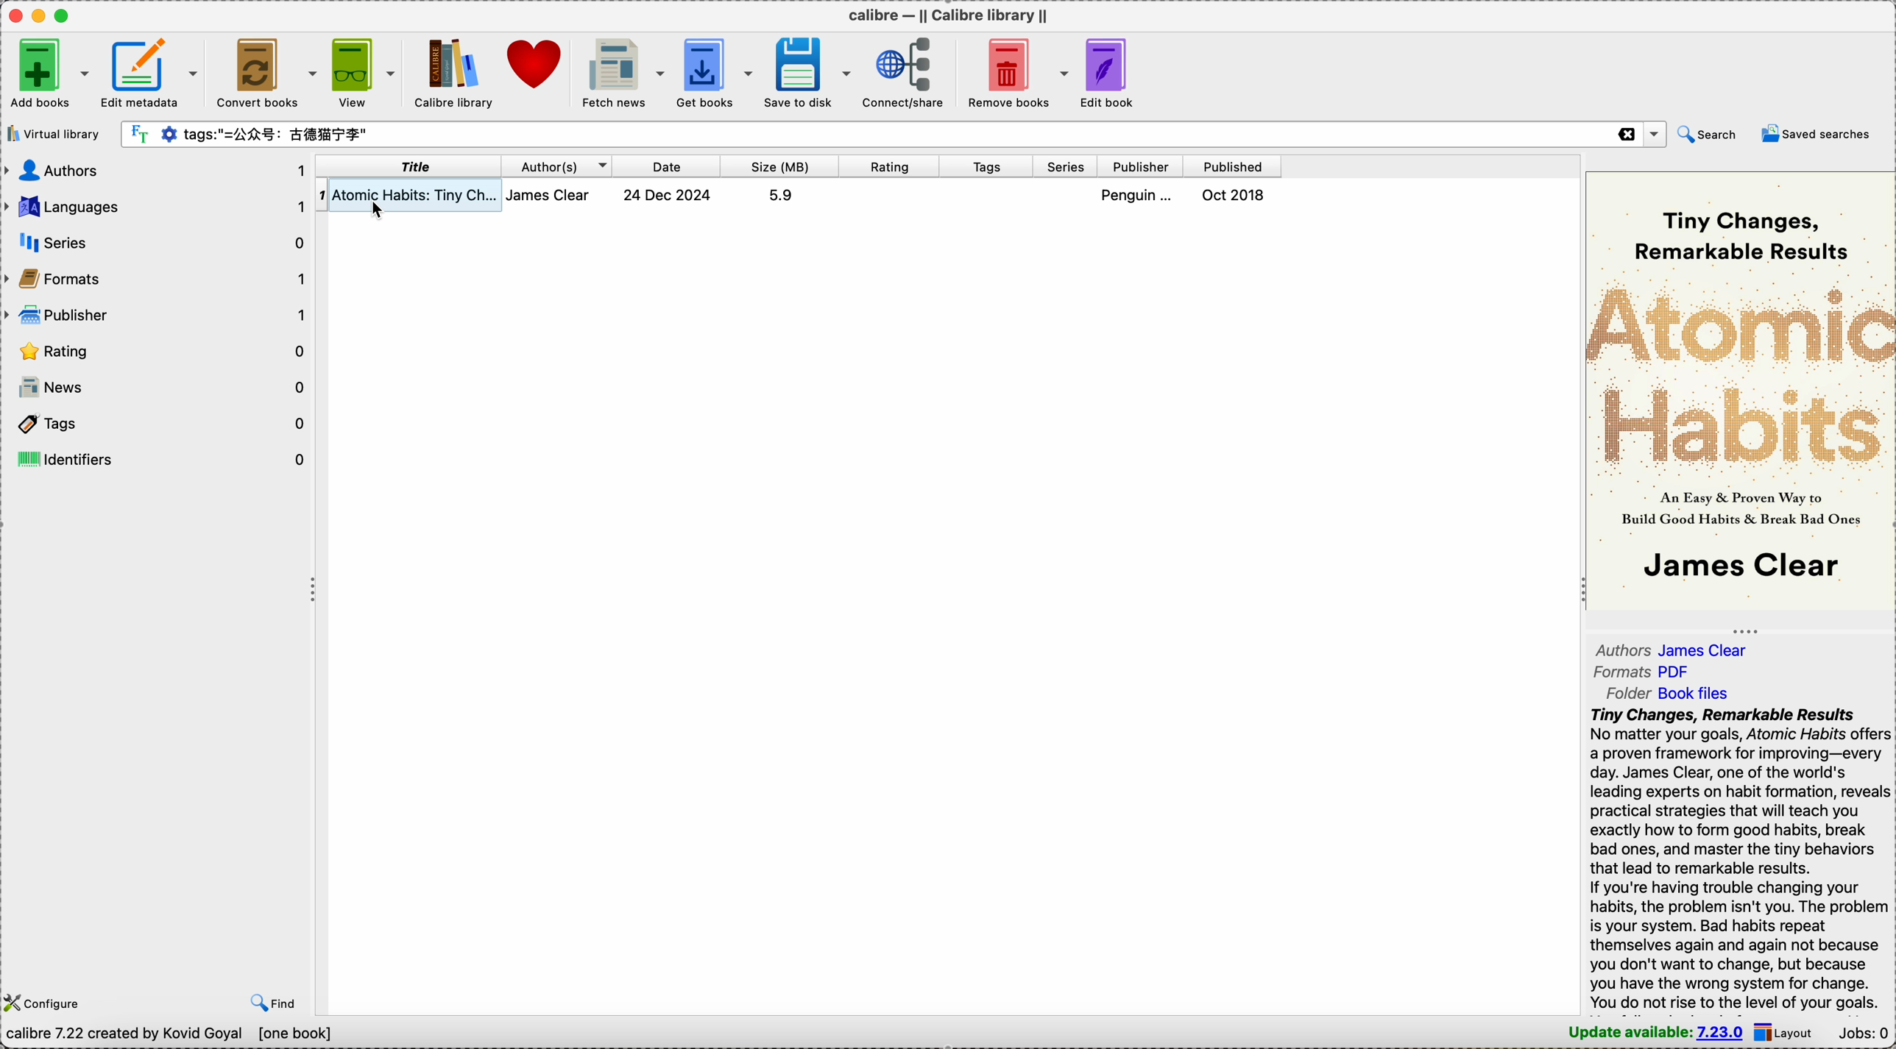 The width and height of the screenshot is (1896, 1049). I want to click on remove books, so click(1014, 75).